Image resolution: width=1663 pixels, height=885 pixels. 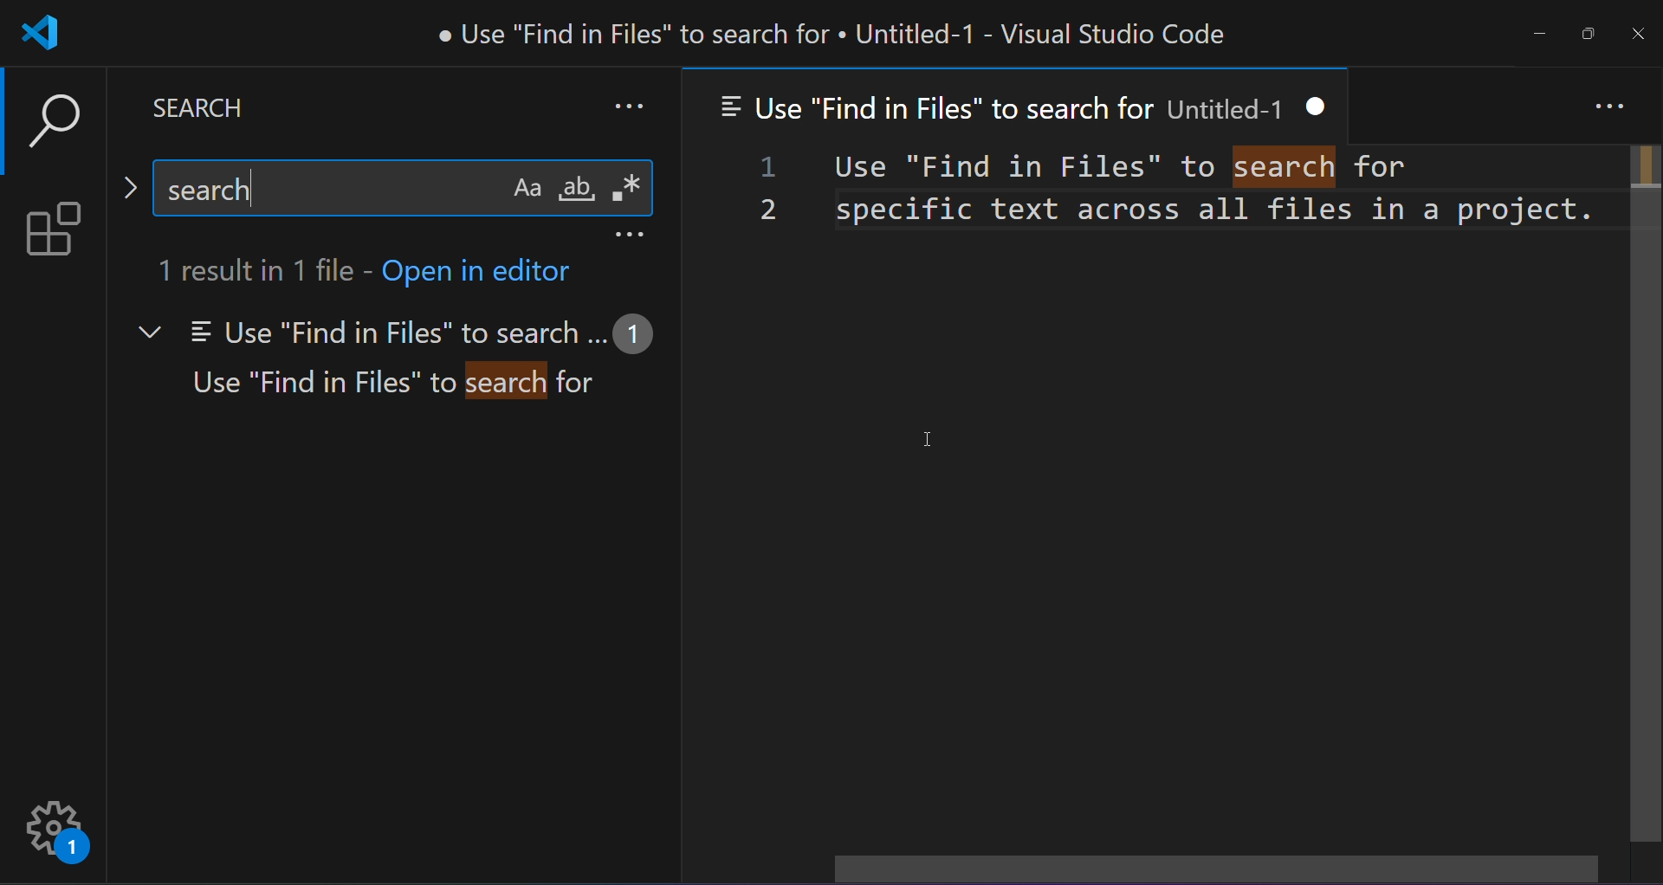 I want to click on Use "find in files' to, so click(x=1015, y=165).